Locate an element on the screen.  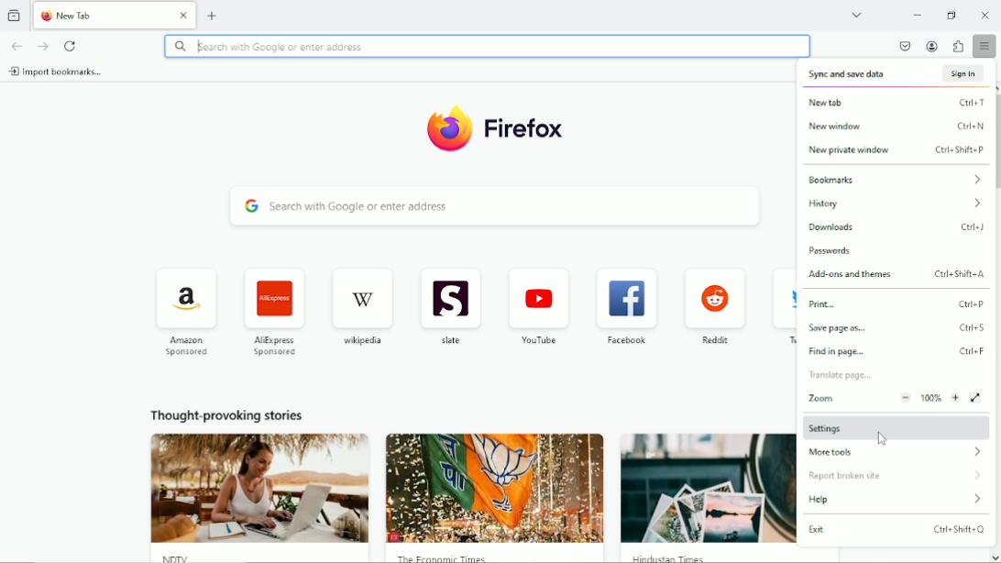
facebook is located at coordinates (625, 341).